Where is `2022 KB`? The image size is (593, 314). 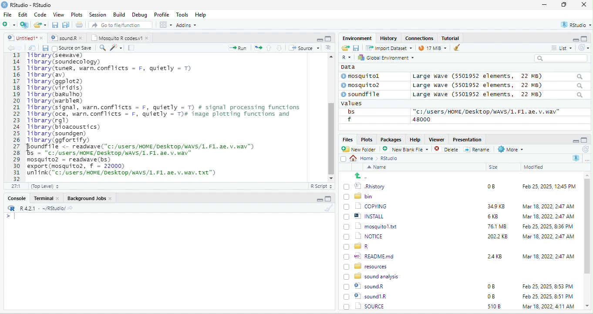
2022 KB is located at coordinates (498, 237).